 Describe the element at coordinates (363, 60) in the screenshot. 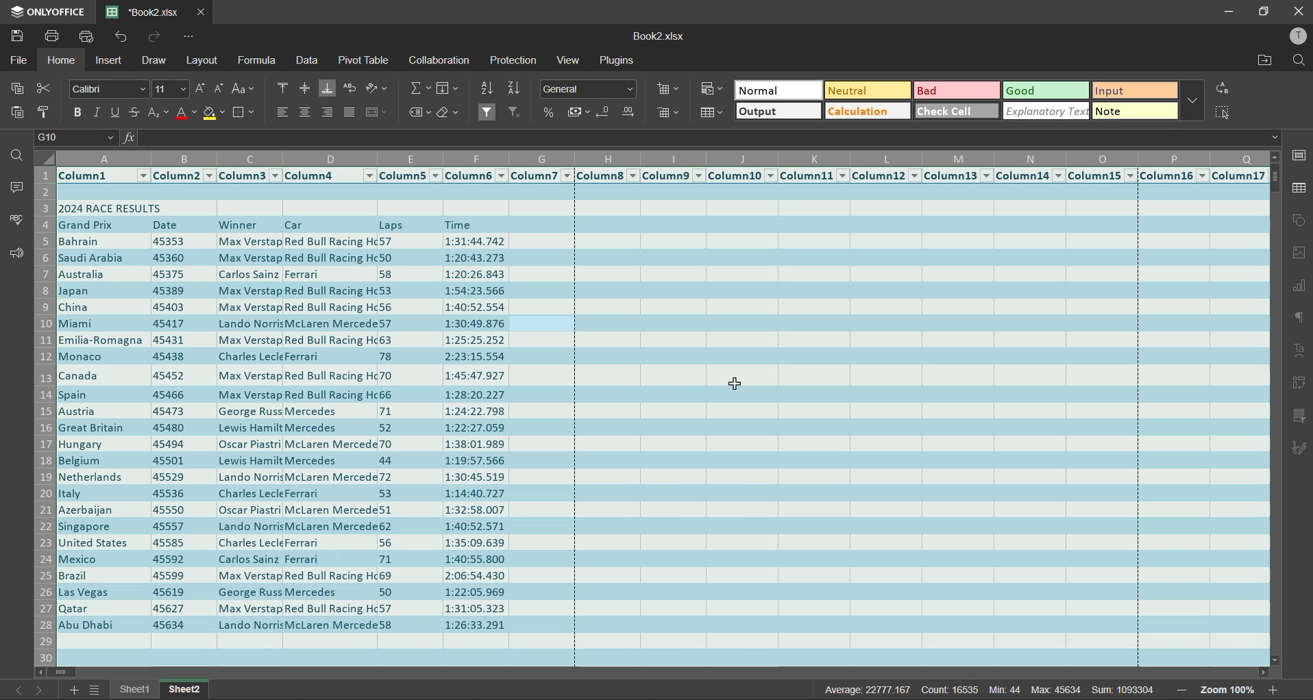

I see `pivot table` at that location.